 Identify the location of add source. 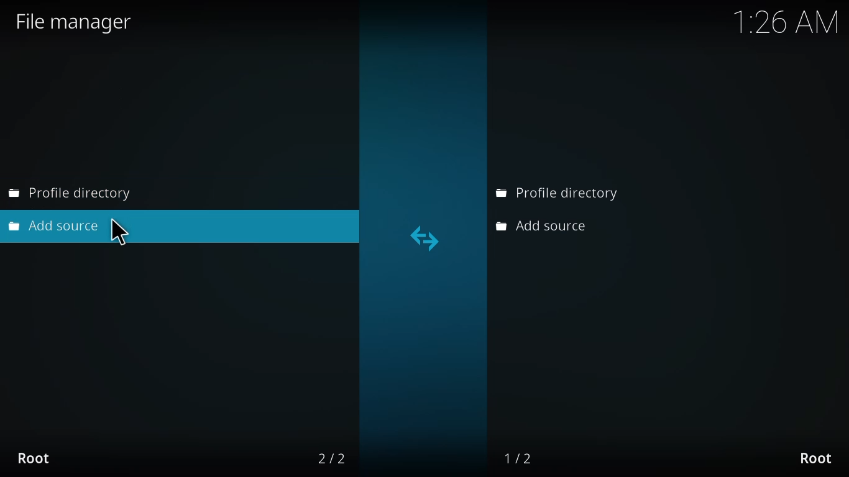
(548, 225).